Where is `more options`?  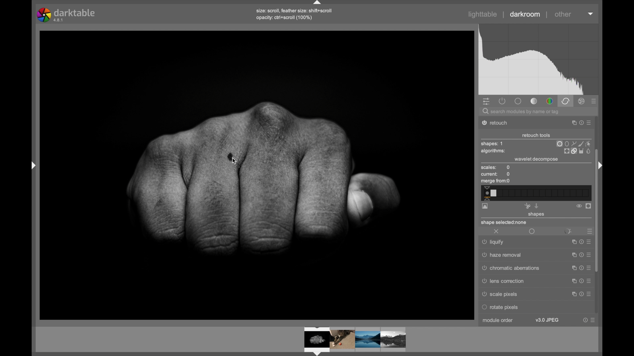
more options is located at coordinates (589, 281).